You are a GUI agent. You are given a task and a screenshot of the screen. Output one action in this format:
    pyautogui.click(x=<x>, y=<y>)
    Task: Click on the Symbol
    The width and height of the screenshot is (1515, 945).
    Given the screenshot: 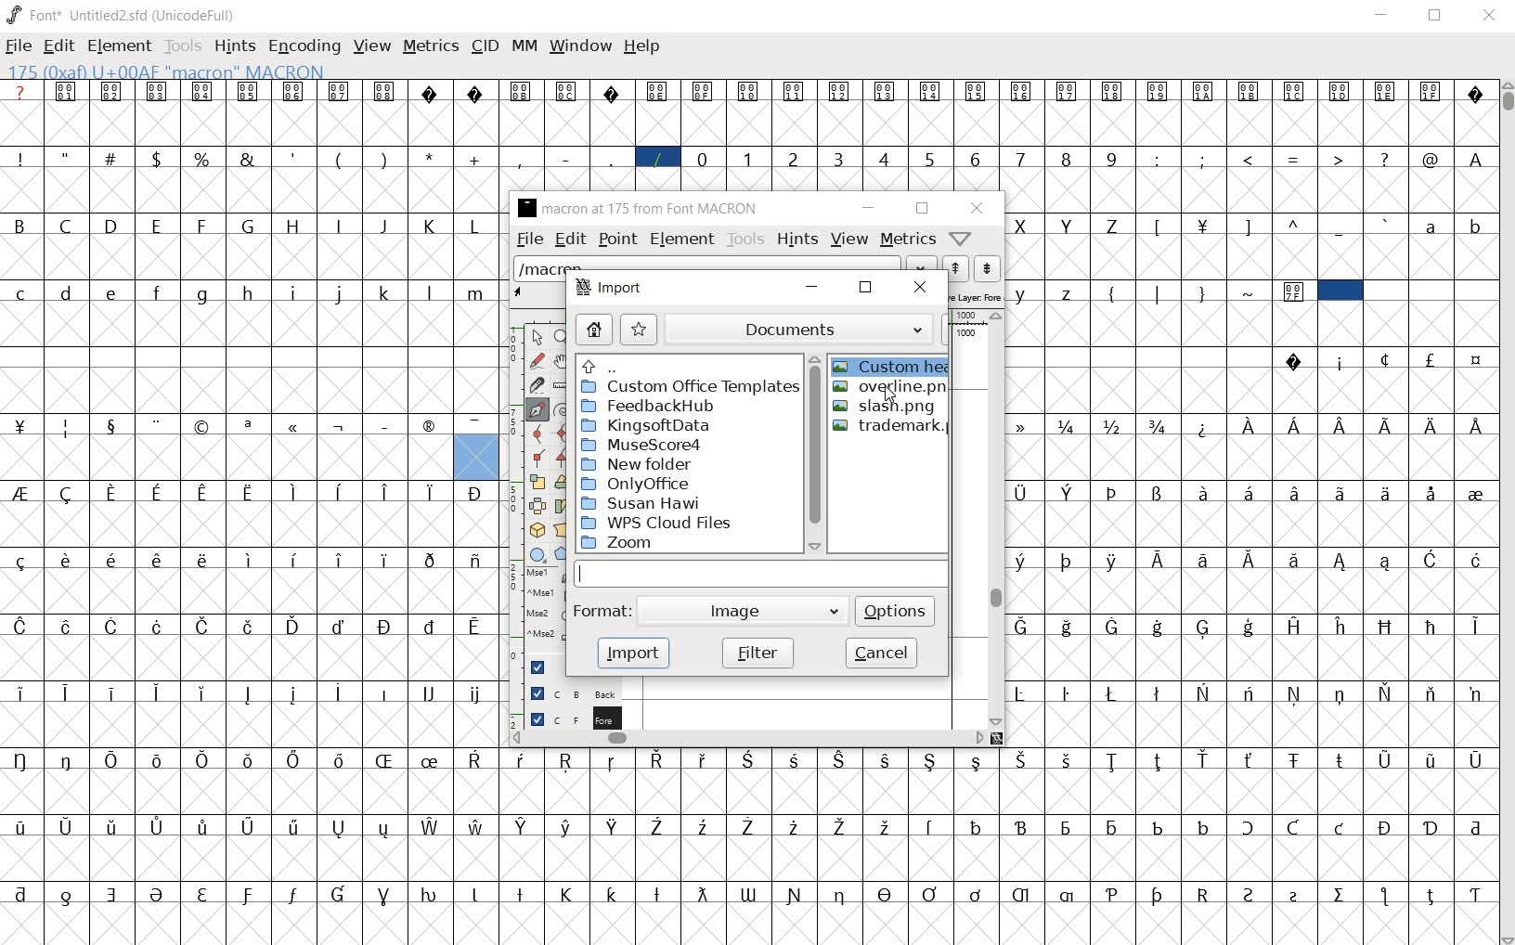 What is the action you would take?
    pyautogui.click(x=1431, y=693)
    